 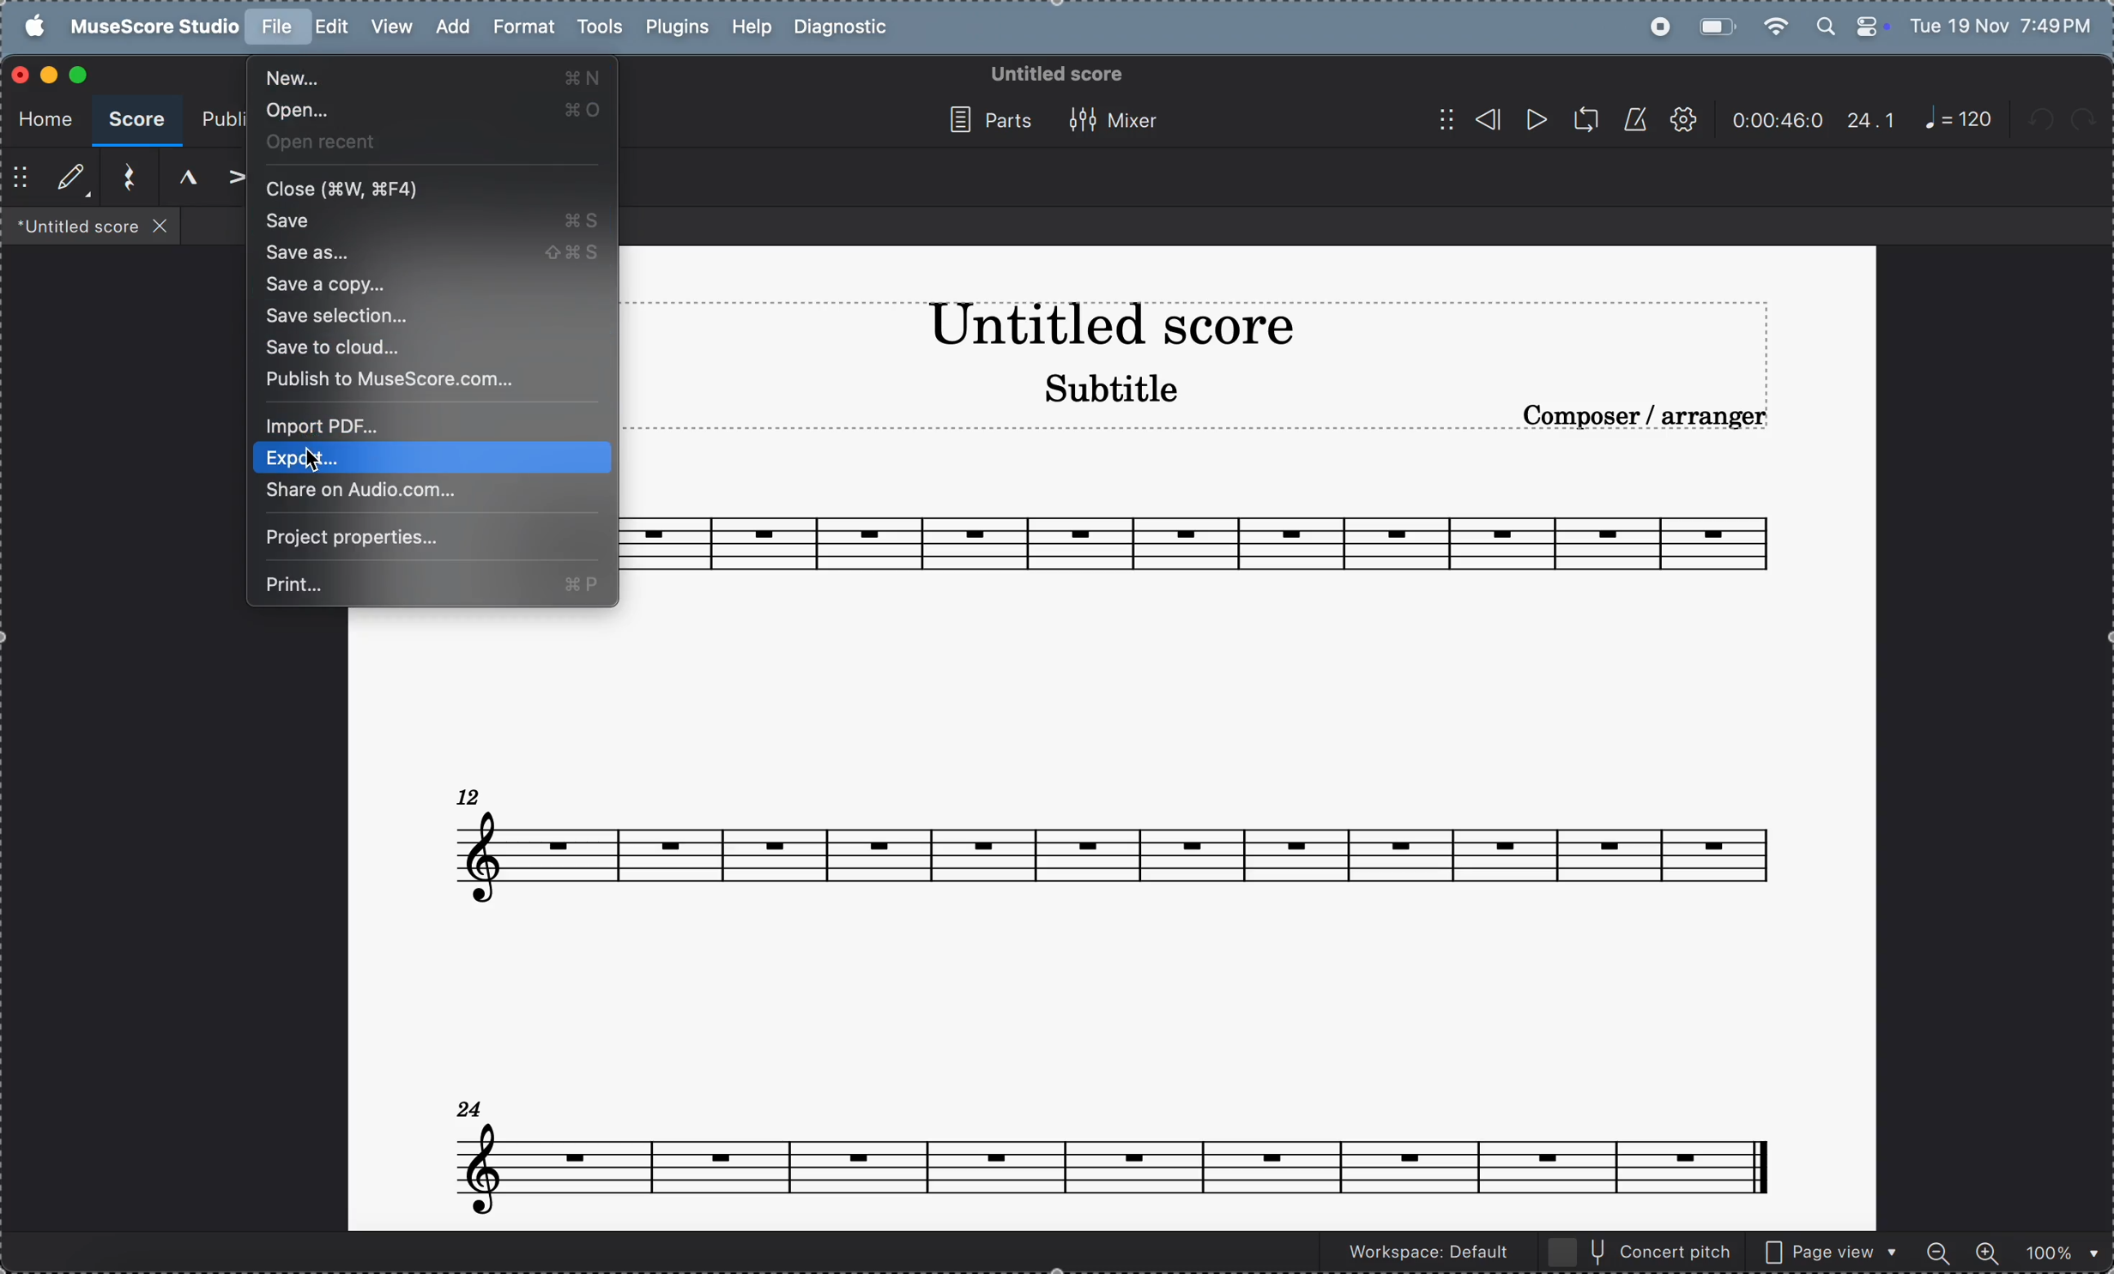 I want to click on notes, so click(x=1112, y=1148).